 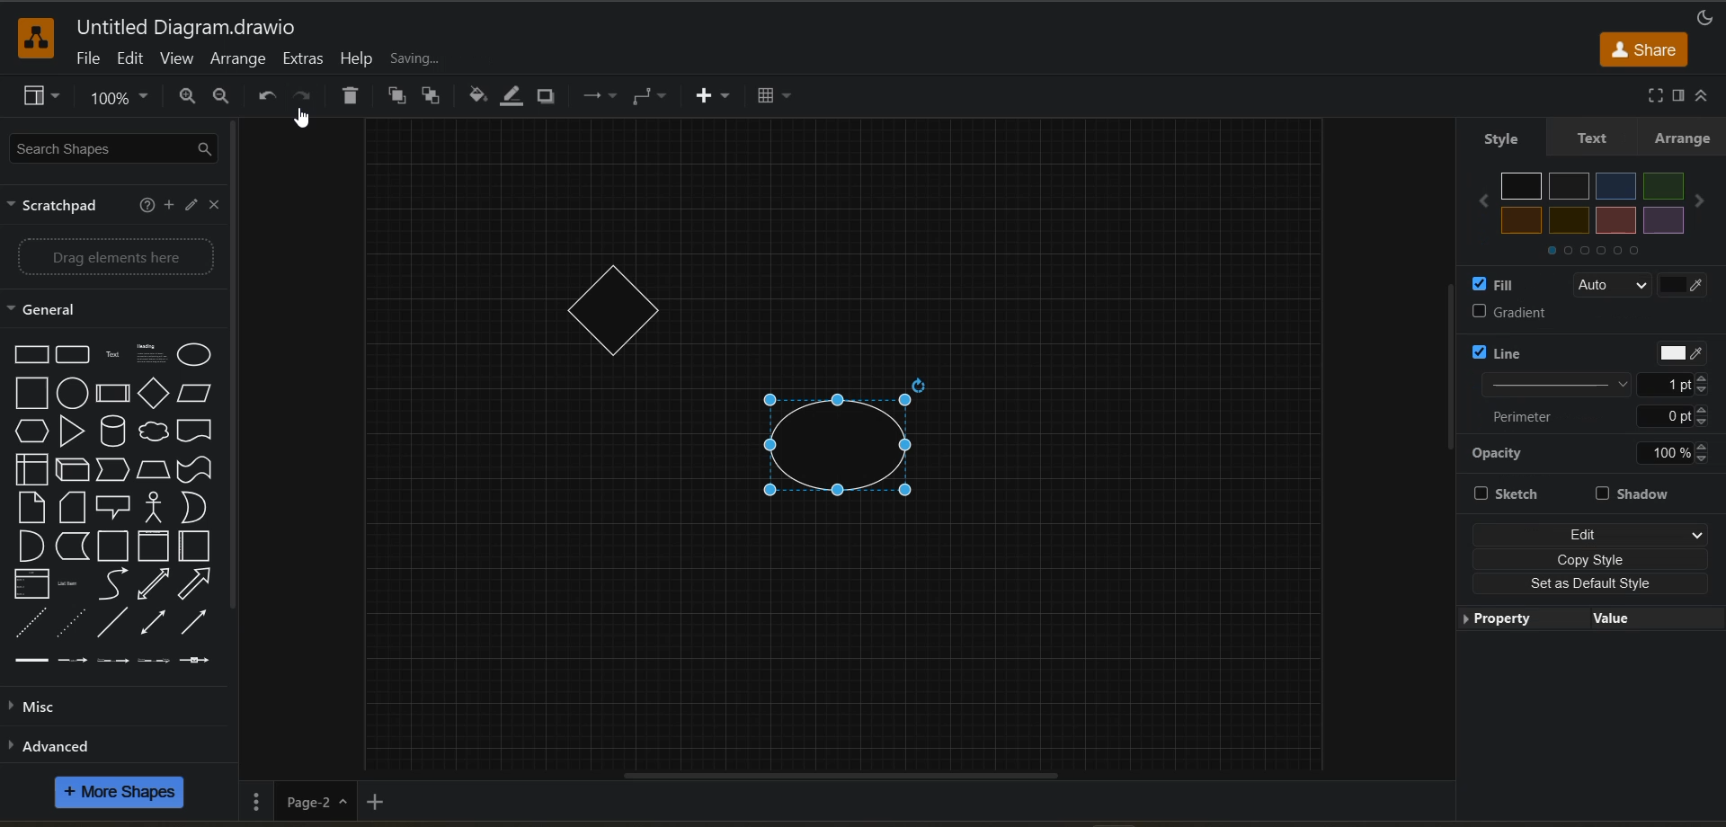 What do you see at coordinates (219, 95) in the screenshot?
I see `zoom out` at bounding box center [219, 95].